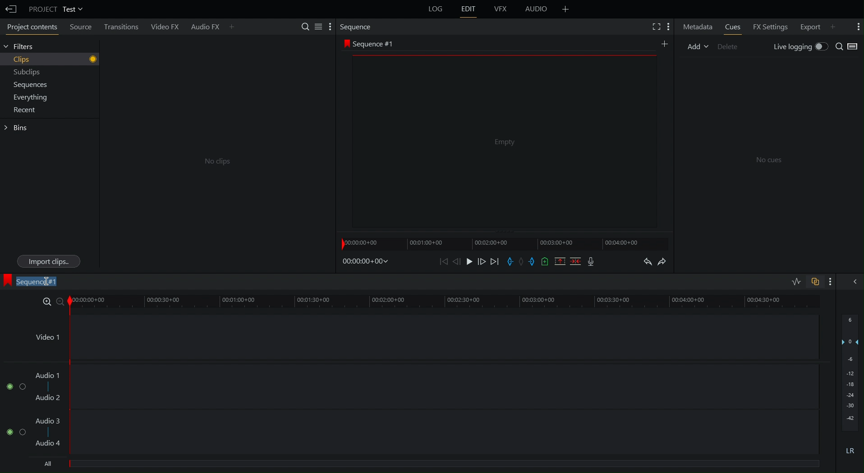 The width and height of the screenshot is (864, 473). I want to click on More, so click(856, 26).